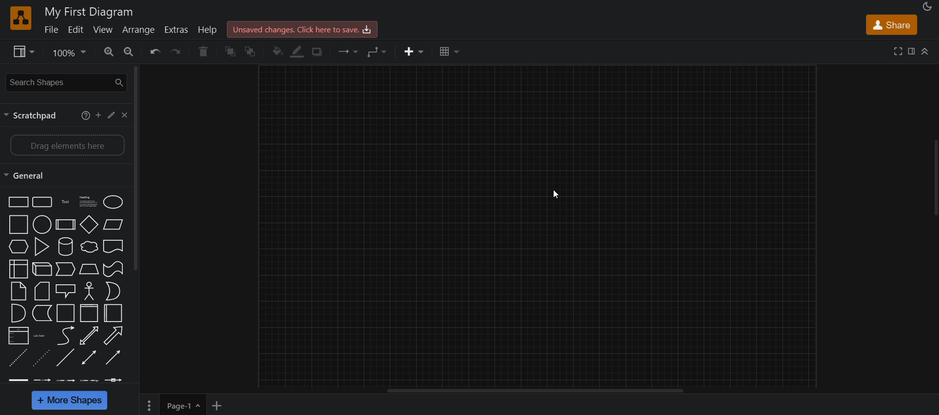 The image size is (939, 415). Describe the element at coordinates (91, 10) in the screenshot. I see `My First Diagram` at that location.